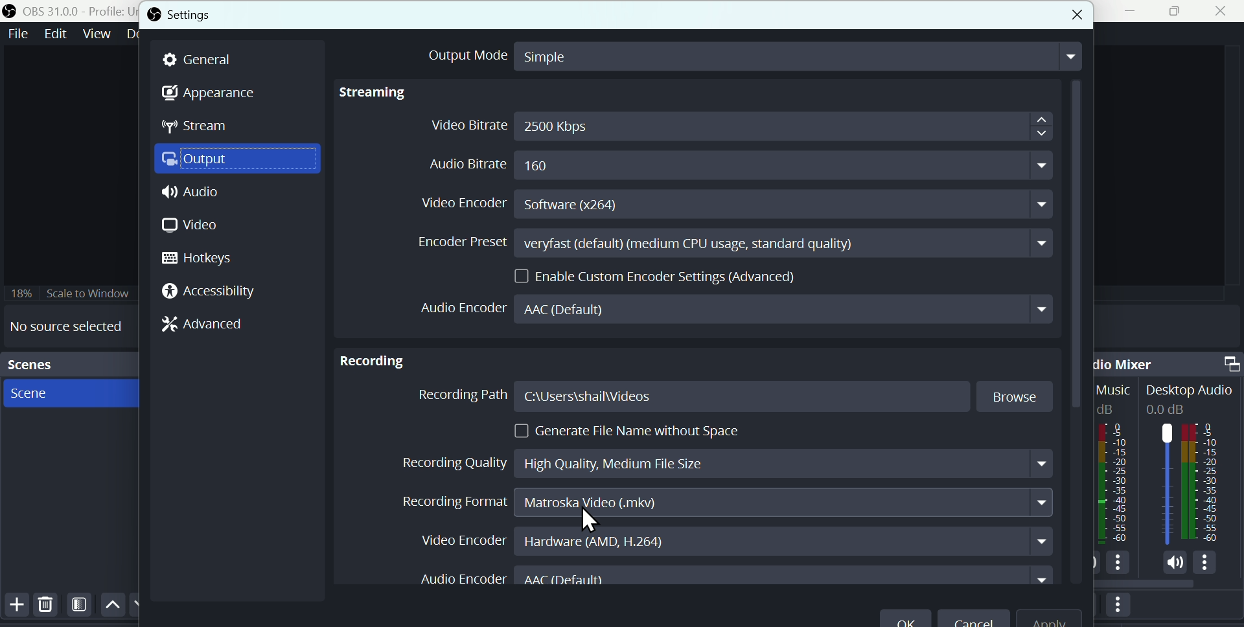  I want to click on output mode, so click(750, 55).